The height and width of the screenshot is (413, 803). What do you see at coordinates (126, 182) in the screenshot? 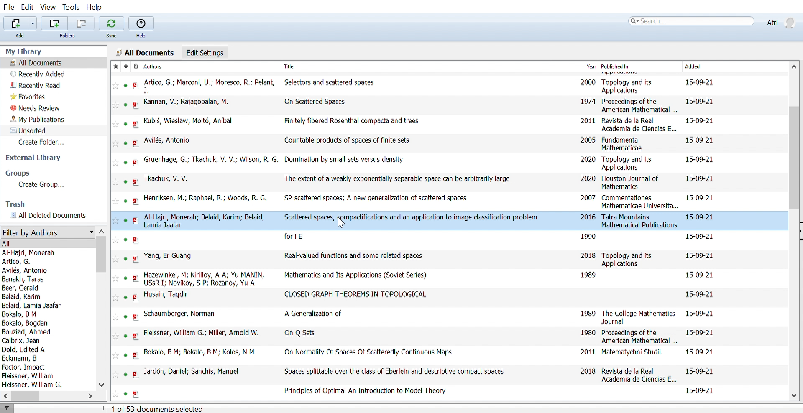
I see `Reading status` at bounding box center [126, 182].